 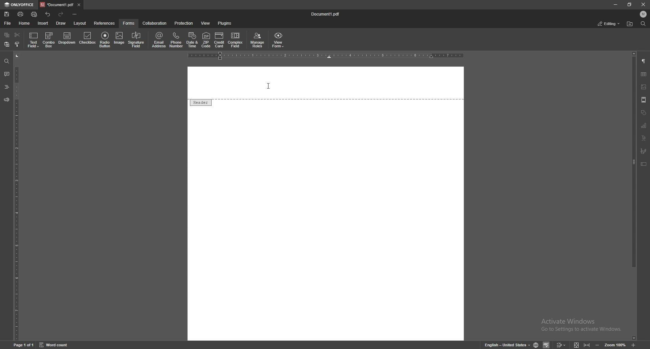 I want to click on plugins, so click(x=225, y=23).